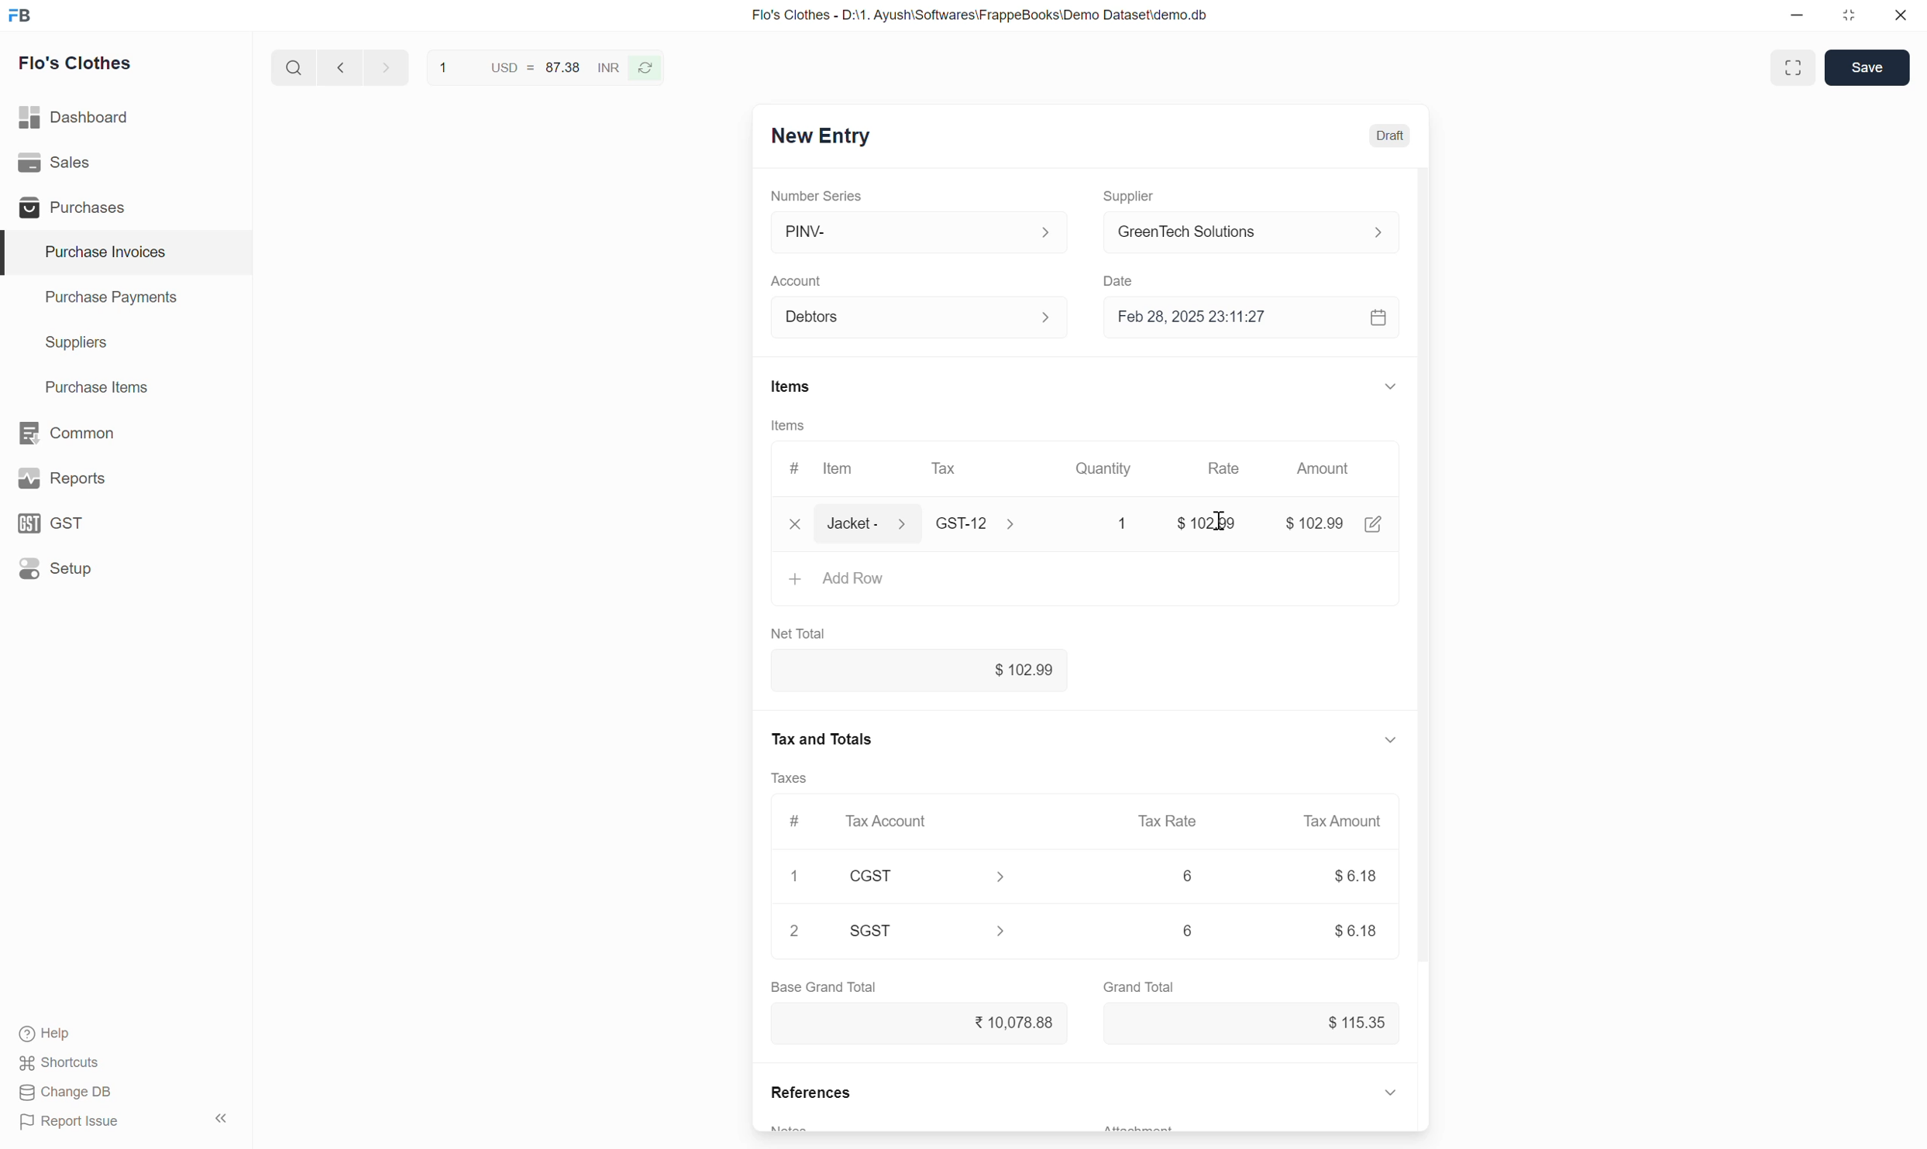 The width and height of the screenshot is (1927, 1149). What do you see at coordinates (125, 163) in the screenshot?
I see `Sales` at bounding box center [125, 163].